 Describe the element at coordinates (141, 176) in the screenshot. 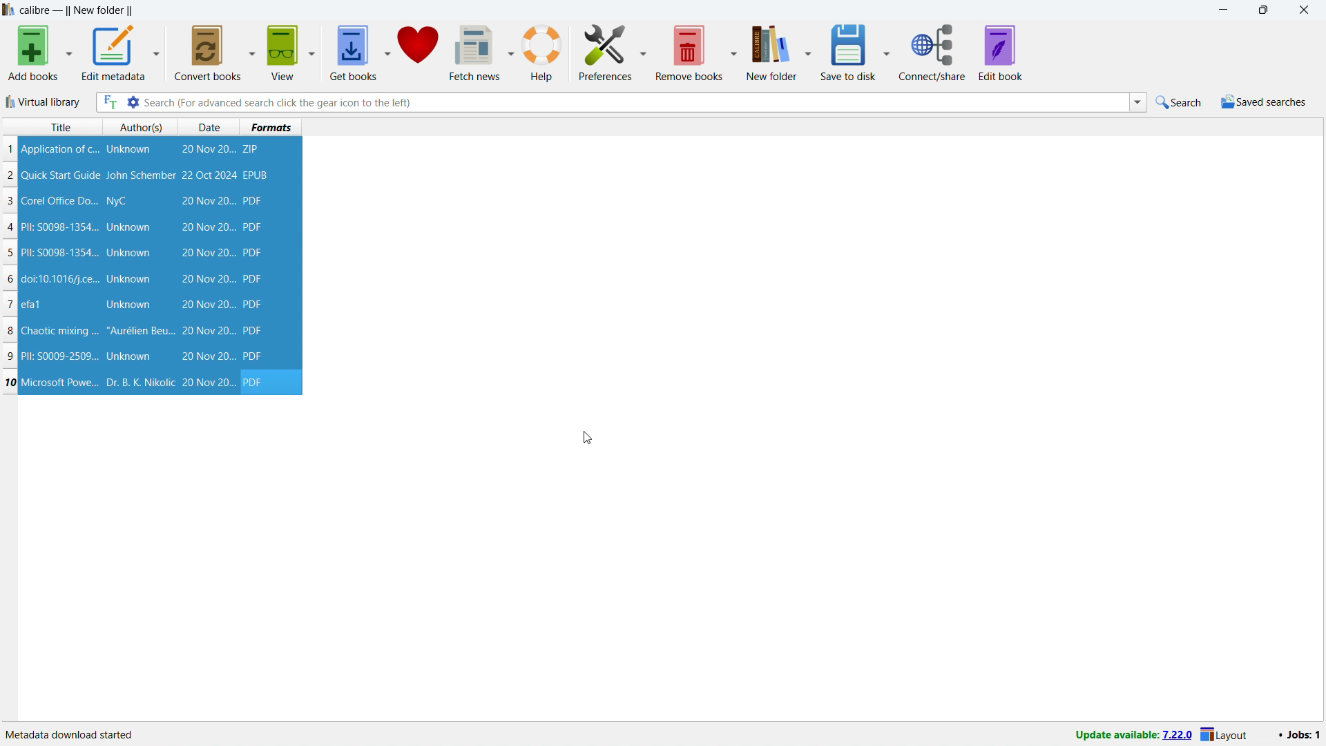

I see `John Schember` at that location.